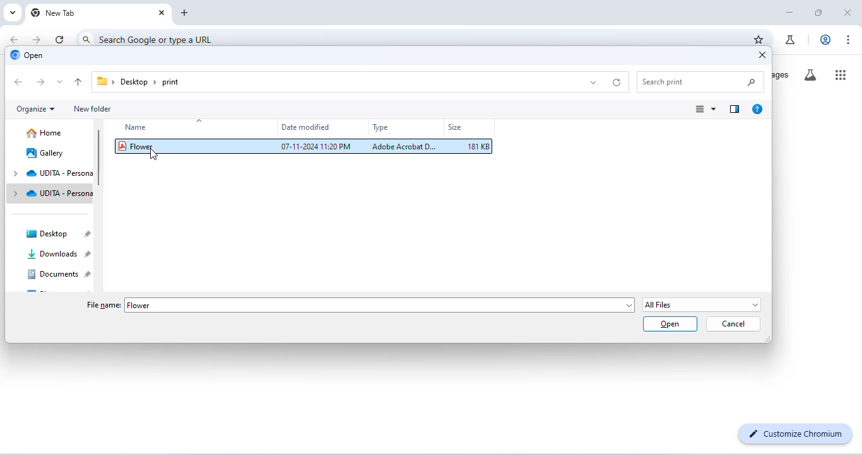 The image size is (862, 455). I want to click on add bookmarks, so click(757, 40).